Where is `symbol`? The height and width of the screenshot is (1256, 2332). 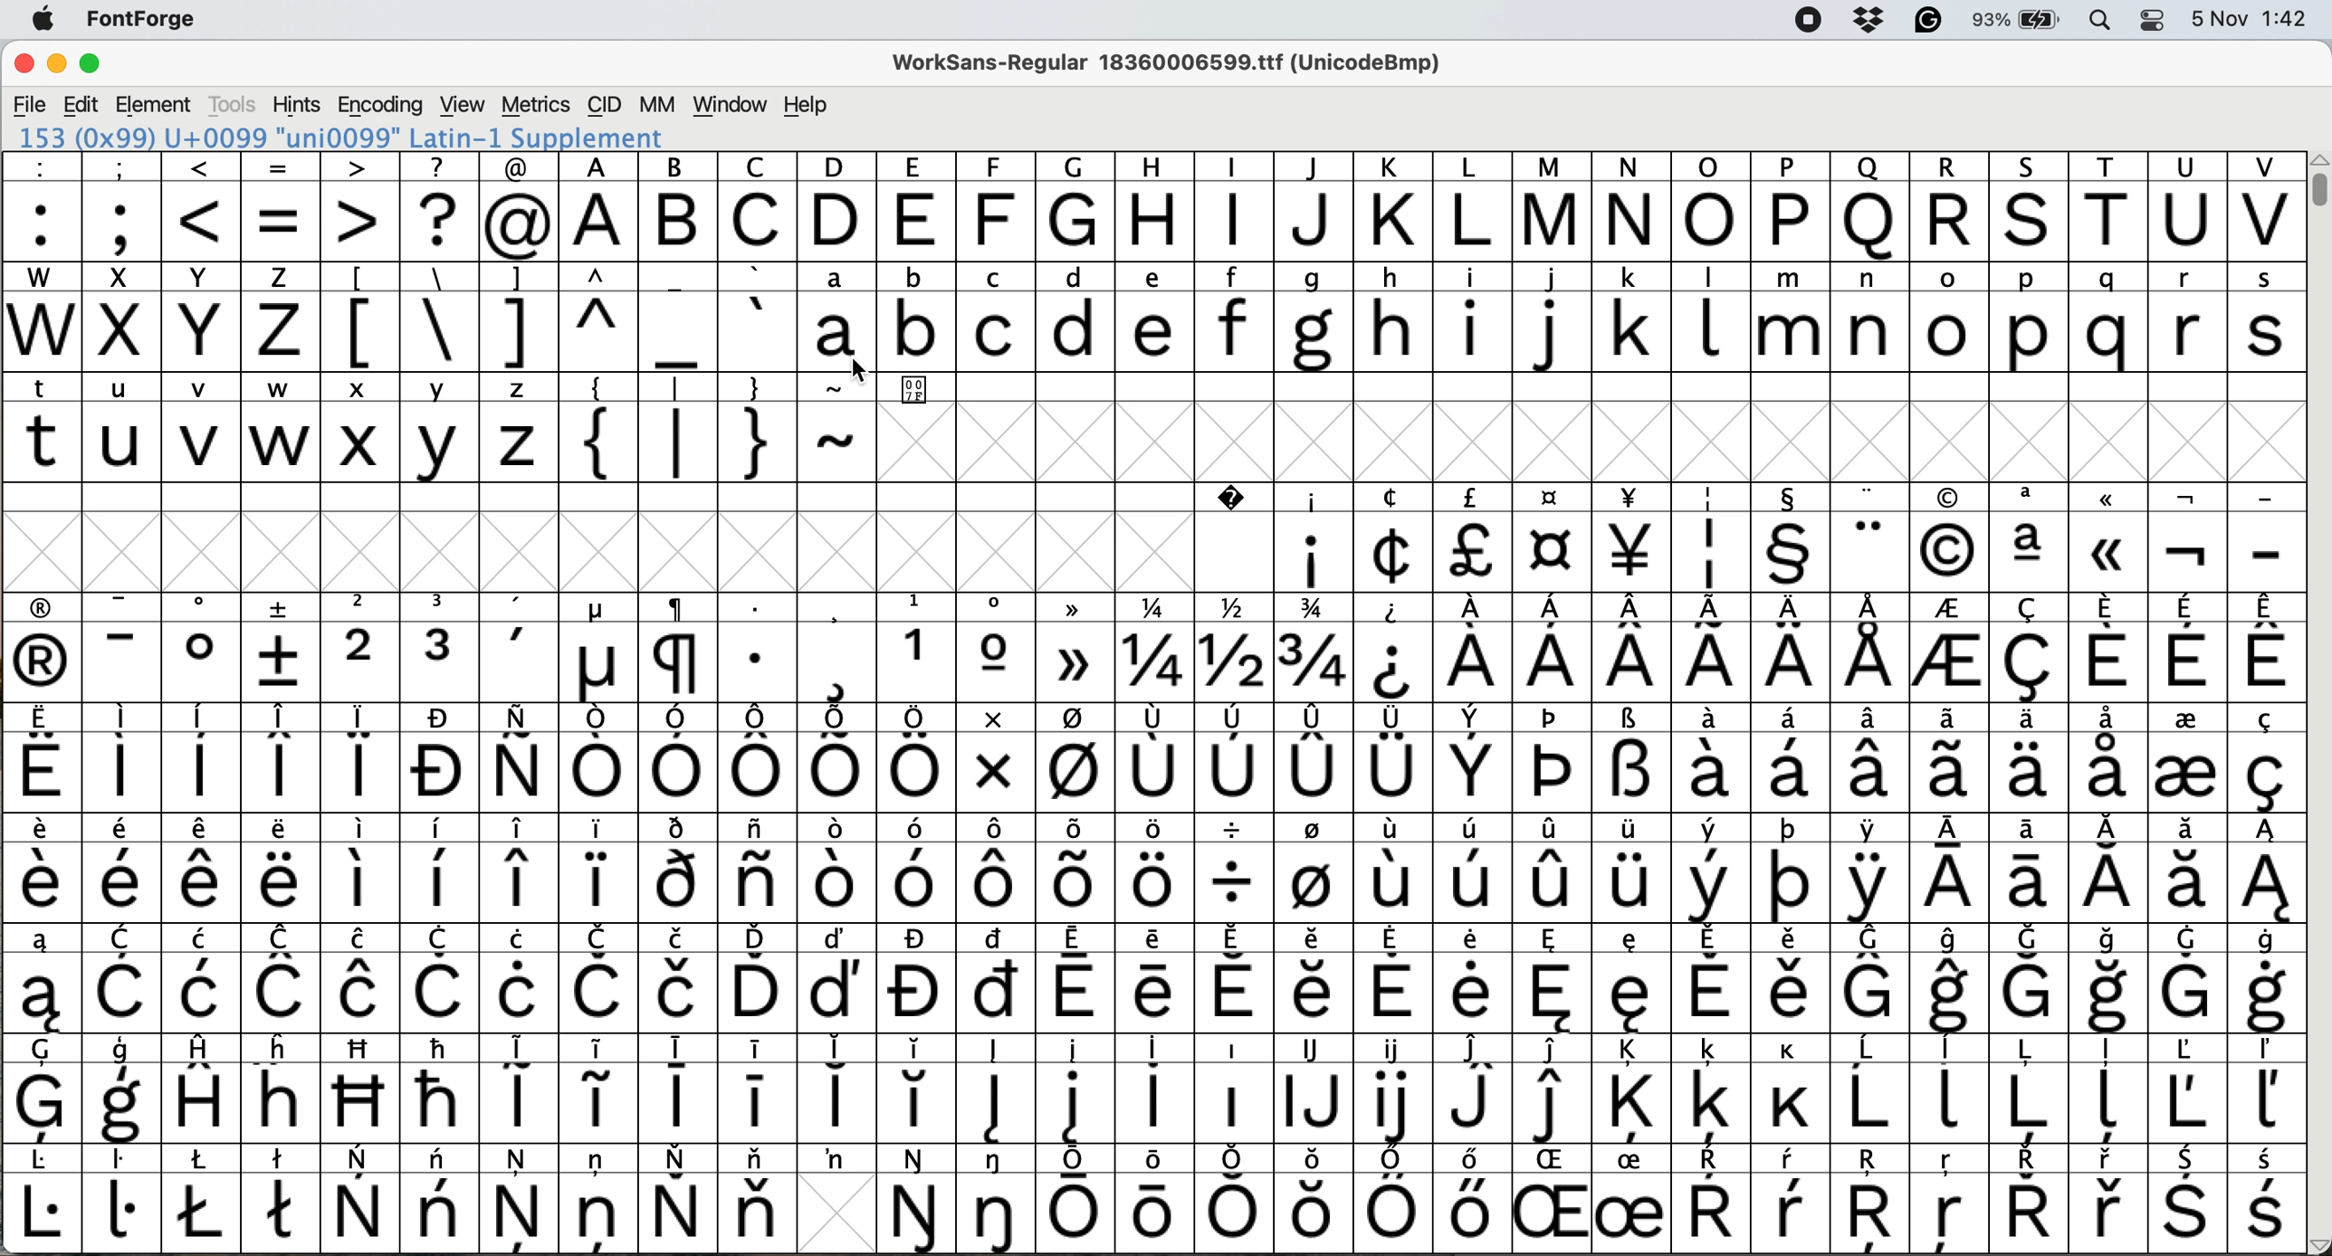 symbol is located at coordinates (1714, 757).